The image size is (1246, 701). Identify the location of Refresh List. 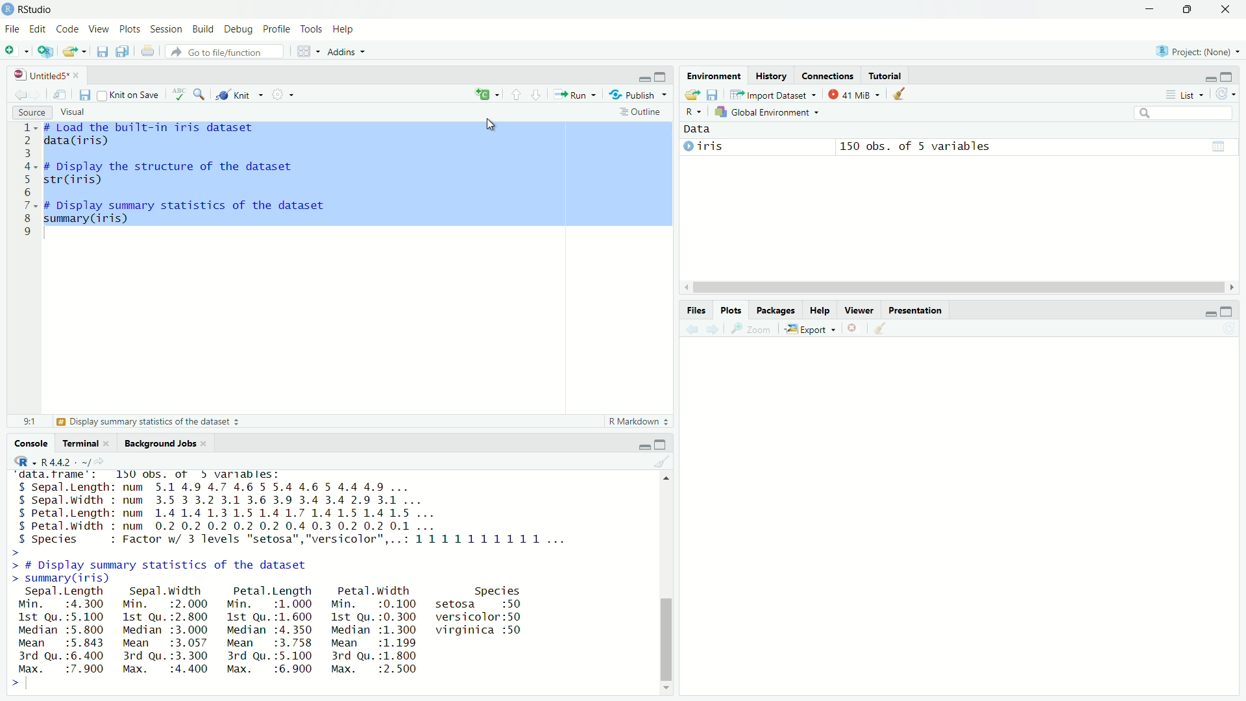
(1228, 328).